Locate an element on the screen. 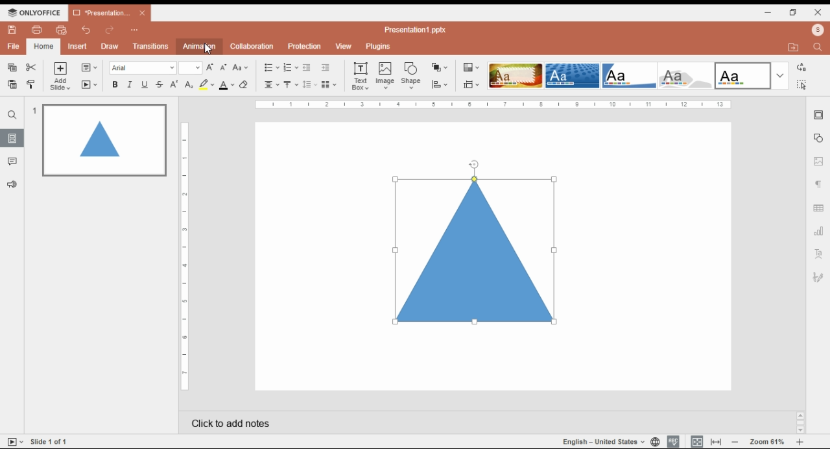 The image size is (830, 449). add slide is located at coordinates (60, 77).